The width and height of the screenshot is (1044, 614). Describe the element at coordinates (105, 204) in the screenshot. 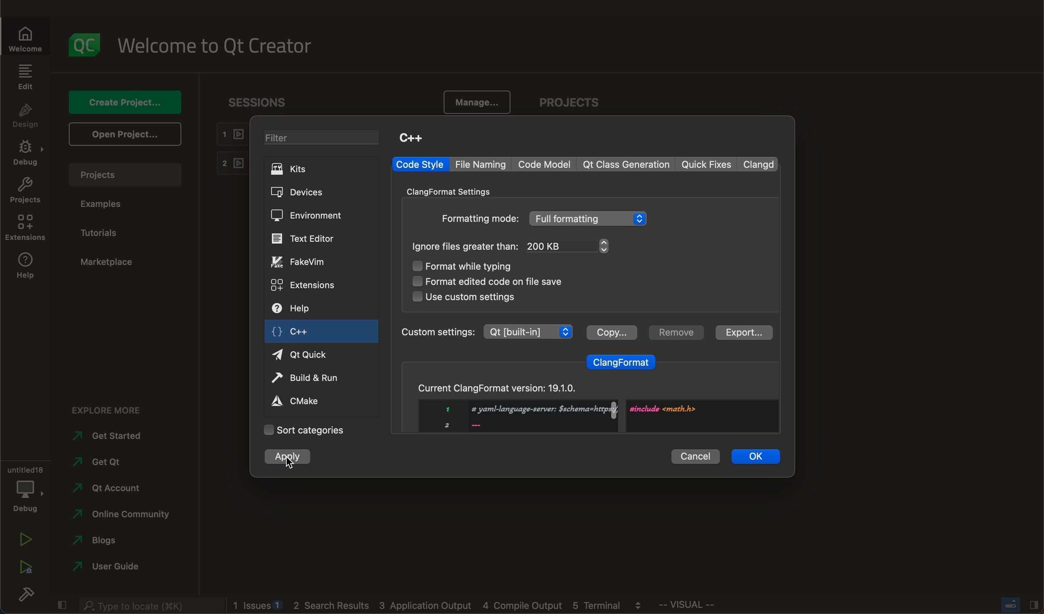

I see `examples` at that location.